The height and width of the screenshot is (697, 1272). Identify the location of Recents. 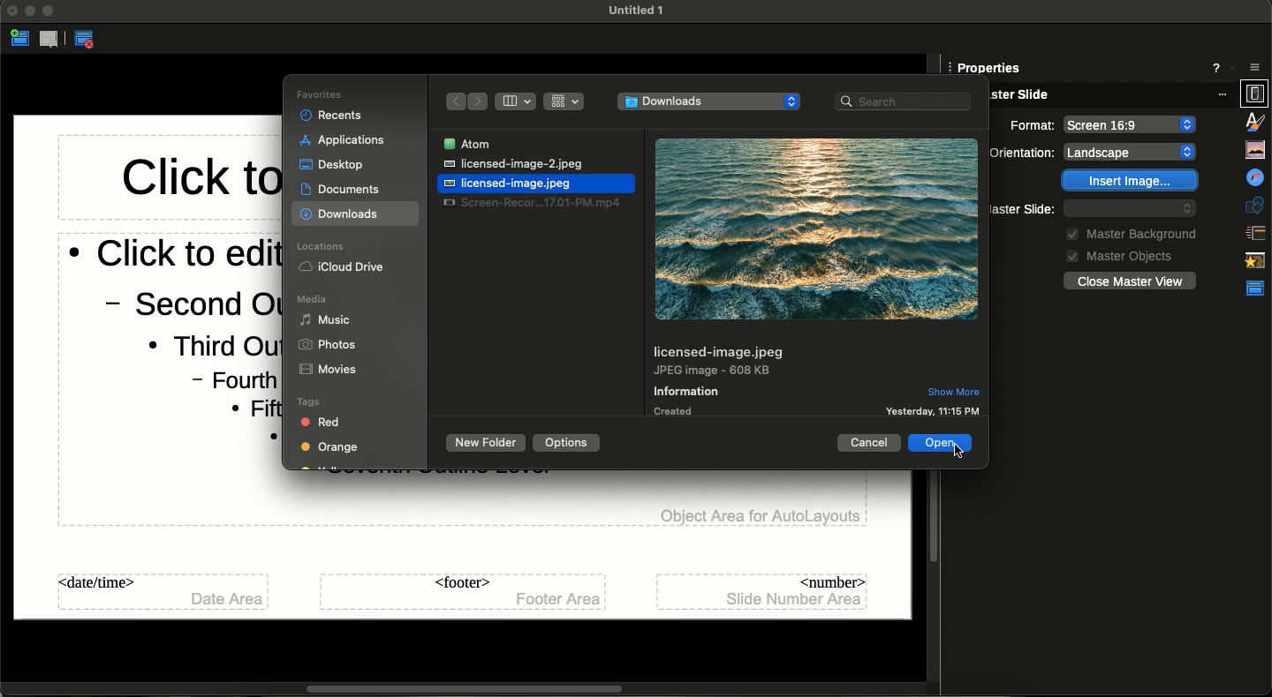
(332, 116).